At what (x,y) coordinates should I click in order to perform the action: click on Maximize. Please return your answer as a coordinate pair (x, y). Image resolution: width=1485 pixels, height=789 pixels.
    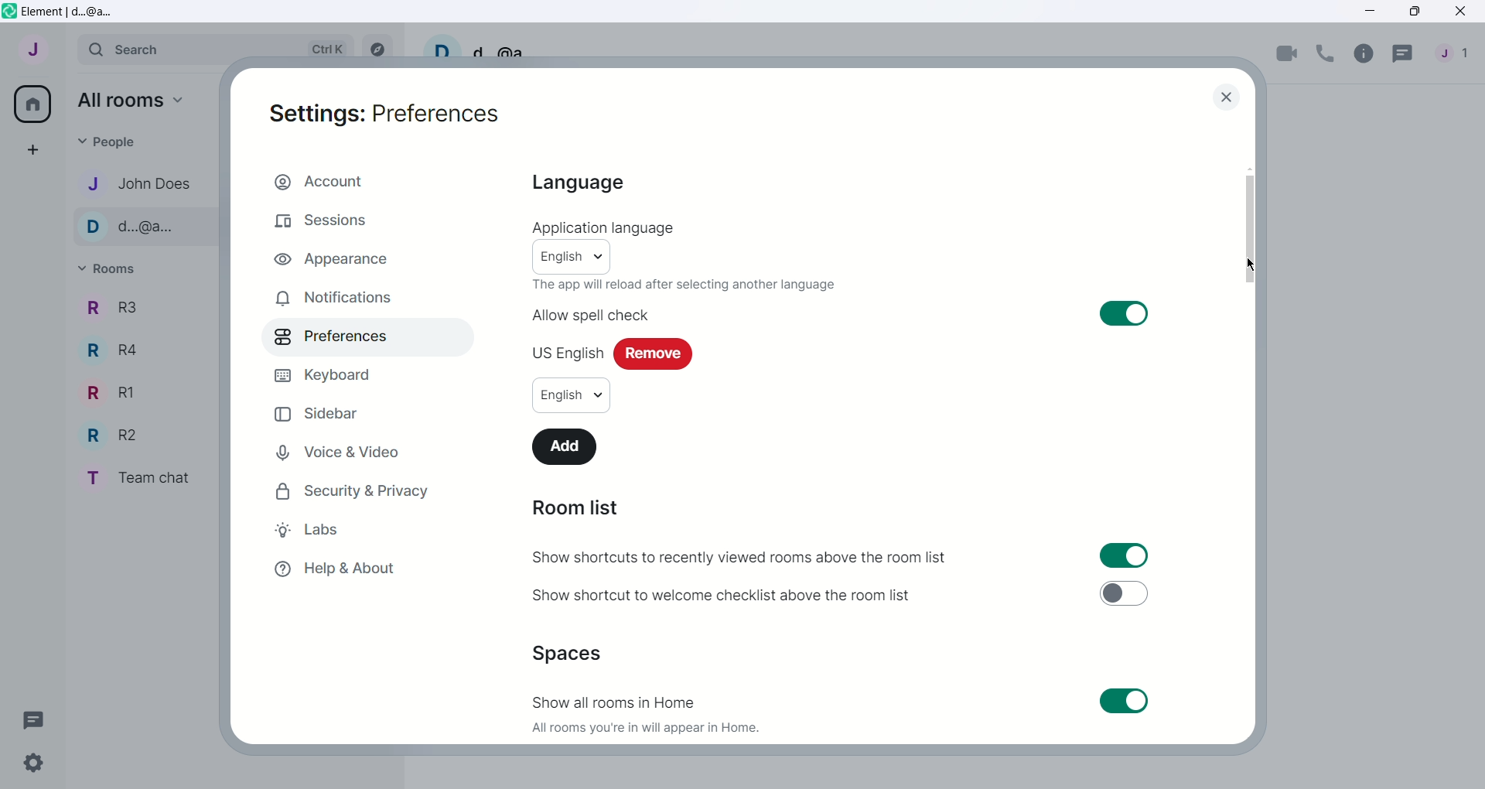
    Looking at the image, I should click on (1417, 11).